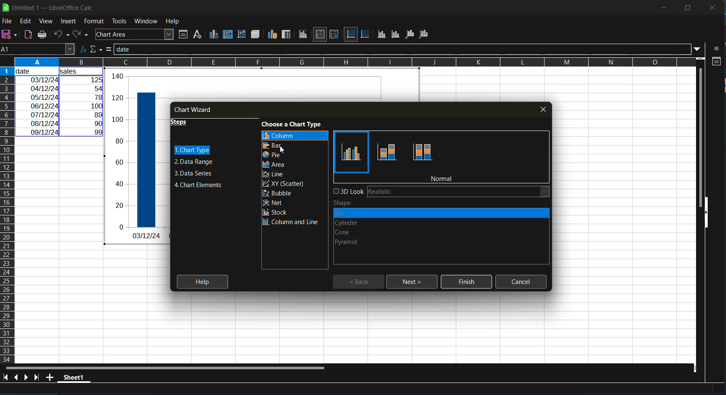 This screenshot has height=395, width=726. What do you see at coordinates (27, 378) in the screenshot?
I see `scroll to next sheet` at bounding box center [27, 378].